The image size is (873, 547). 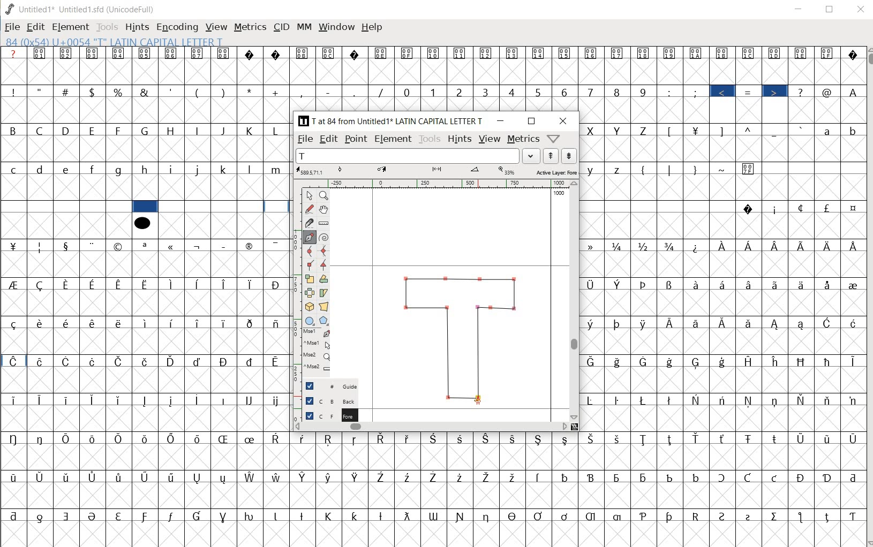 What do you see at coordinates (324, 237) in the screenshot?
I see `spiro` at bounding box center [324, 237].